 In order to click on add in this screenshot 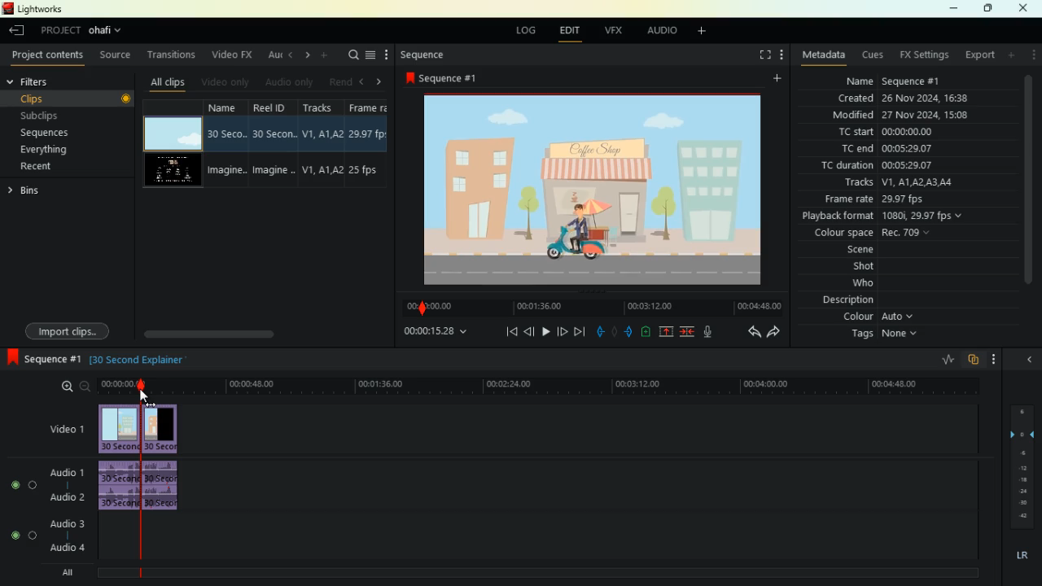, I will do `click(1009, 55)`.